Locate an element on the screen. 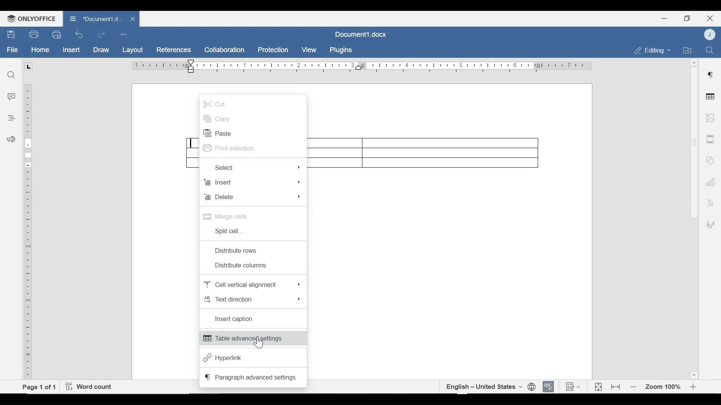 This screenshot has height=405, width=721. Find is located at coordinates (12, 75).